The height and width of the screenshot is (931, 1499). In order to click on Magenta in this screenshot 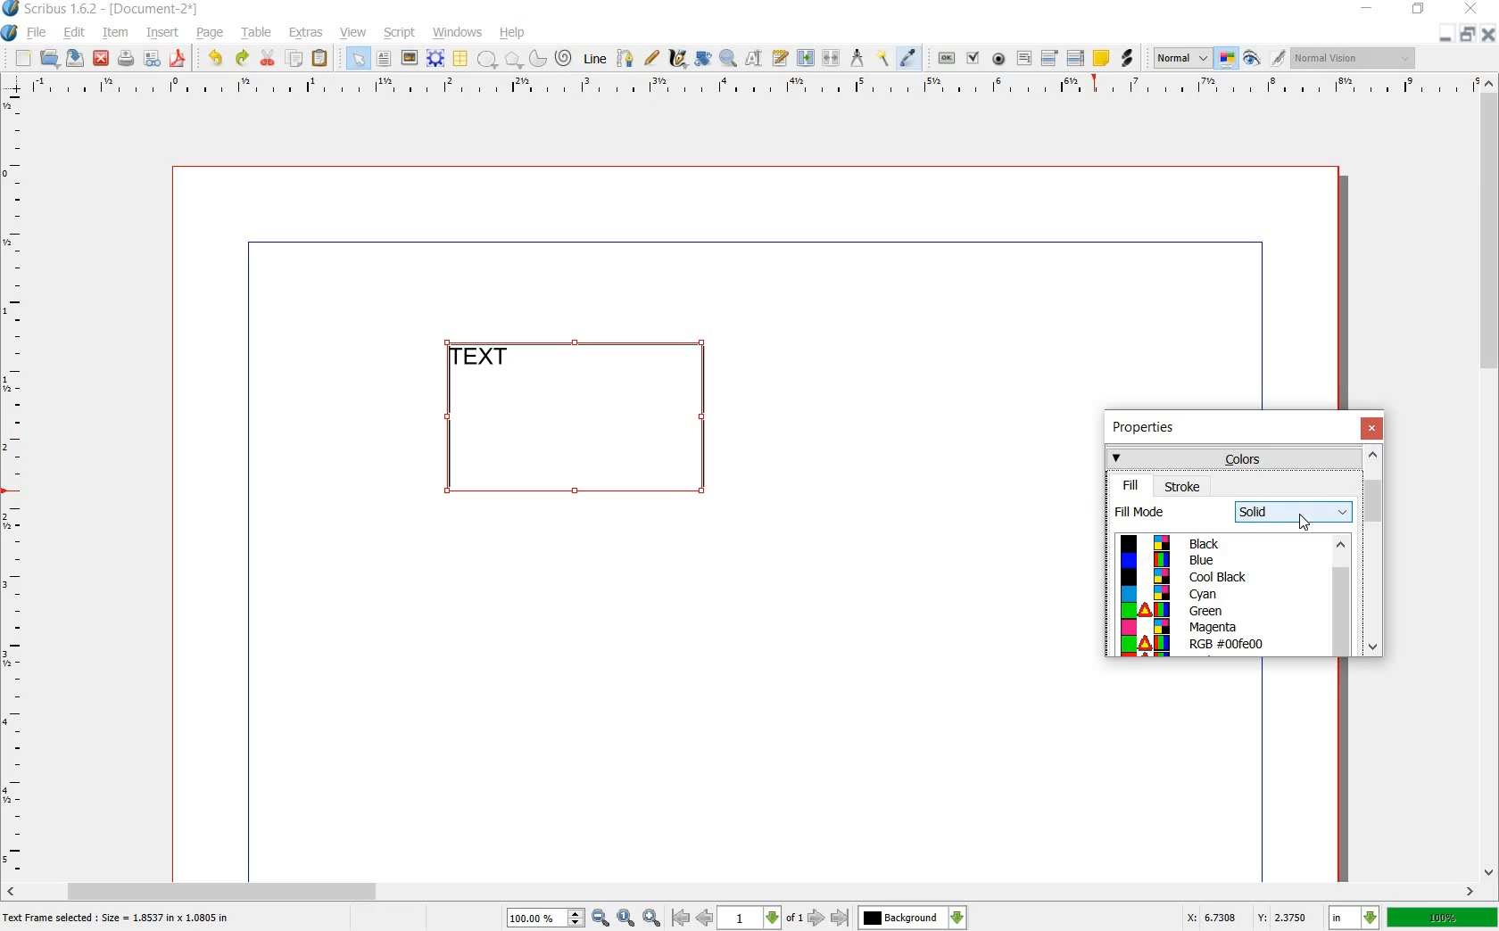, I will do `click(1218, 627)`.